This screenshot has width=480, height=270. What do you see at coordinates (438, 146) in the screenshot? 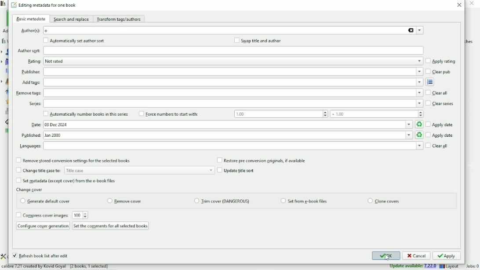
I see `Clear all` at bounding box center [438, 146].